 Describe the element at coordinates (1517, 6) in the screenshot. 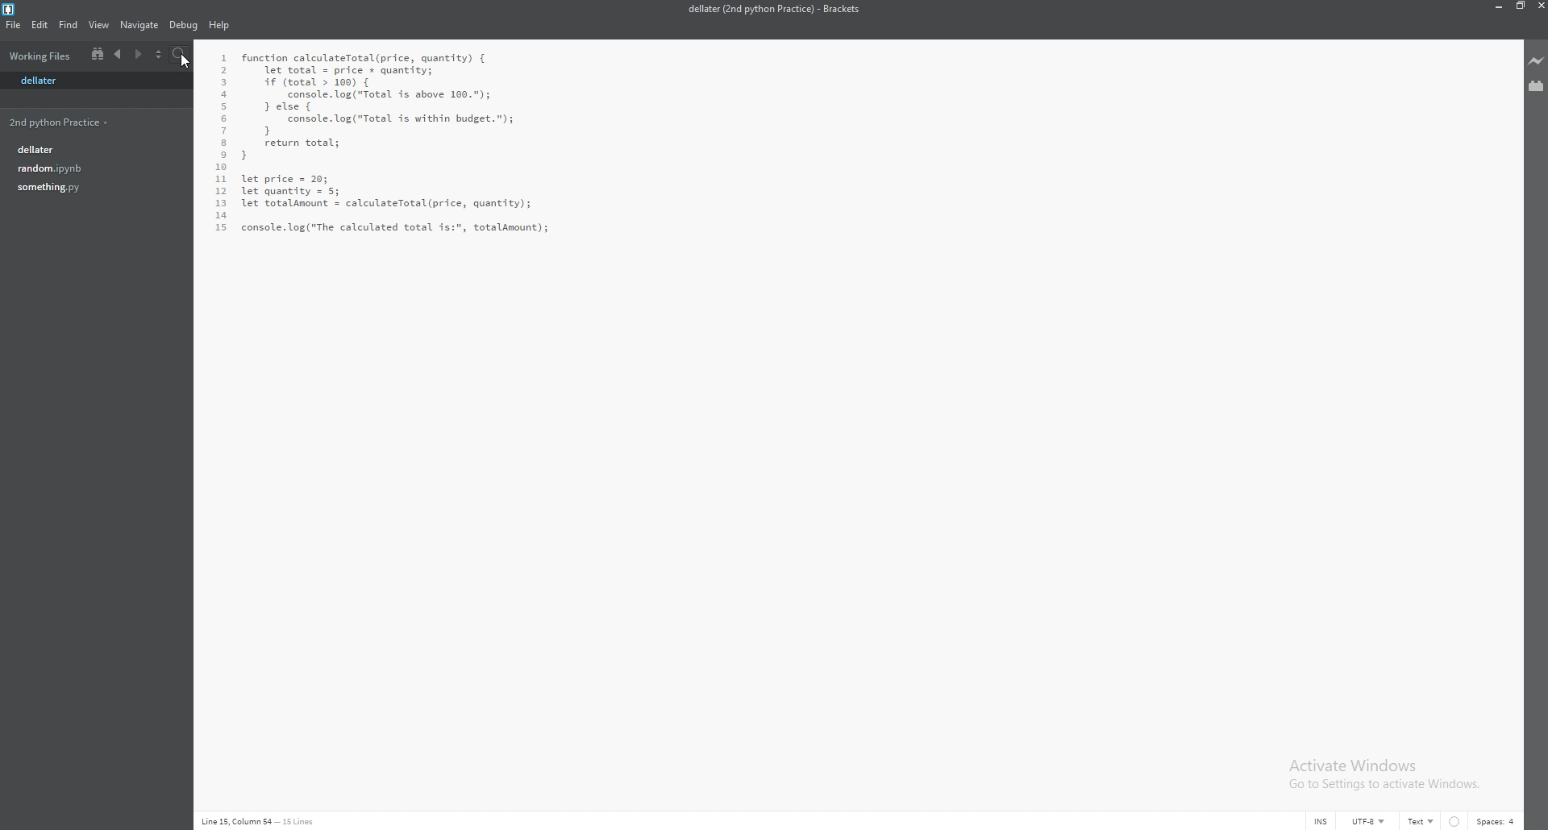

I see `resize` at that location.